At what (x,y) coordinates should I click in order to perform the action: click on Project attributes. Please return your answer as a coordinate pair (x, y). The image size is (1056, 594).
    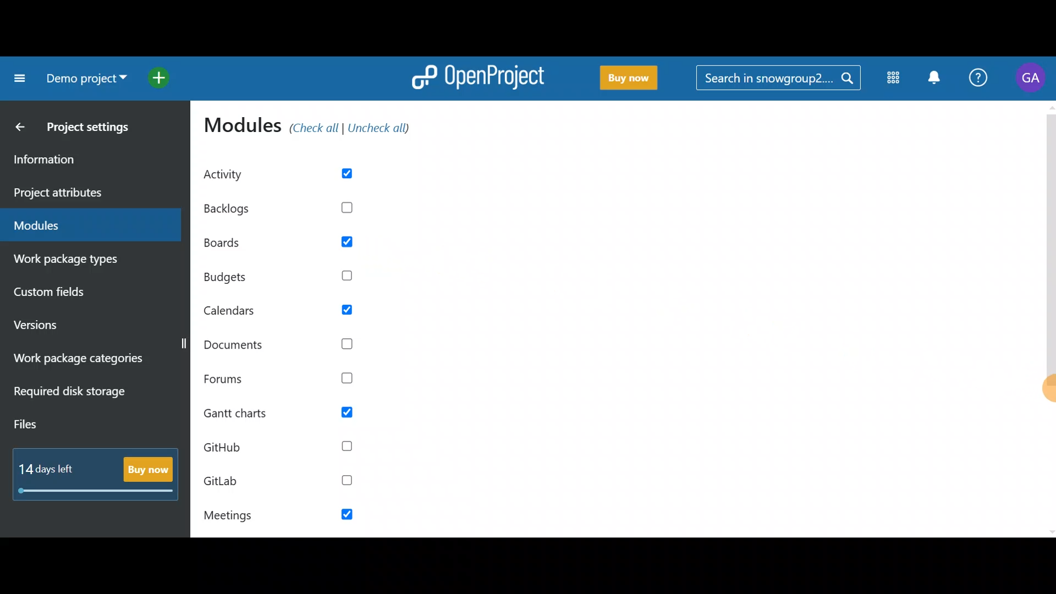
    Looking at the image, I should click on (87, 193).